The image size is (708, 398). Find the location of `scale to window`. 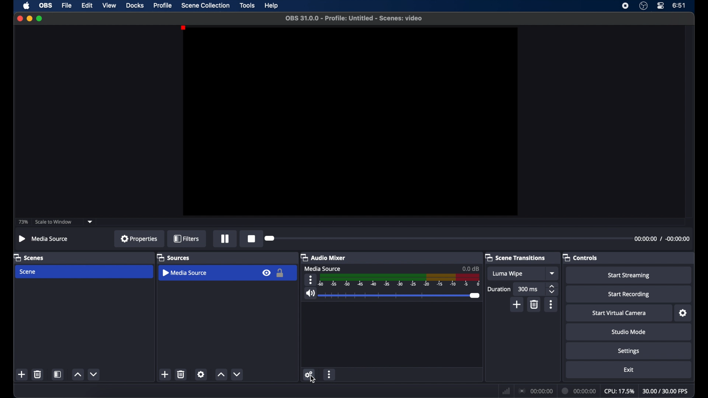

scale to window is located at coordinates (53, 222).